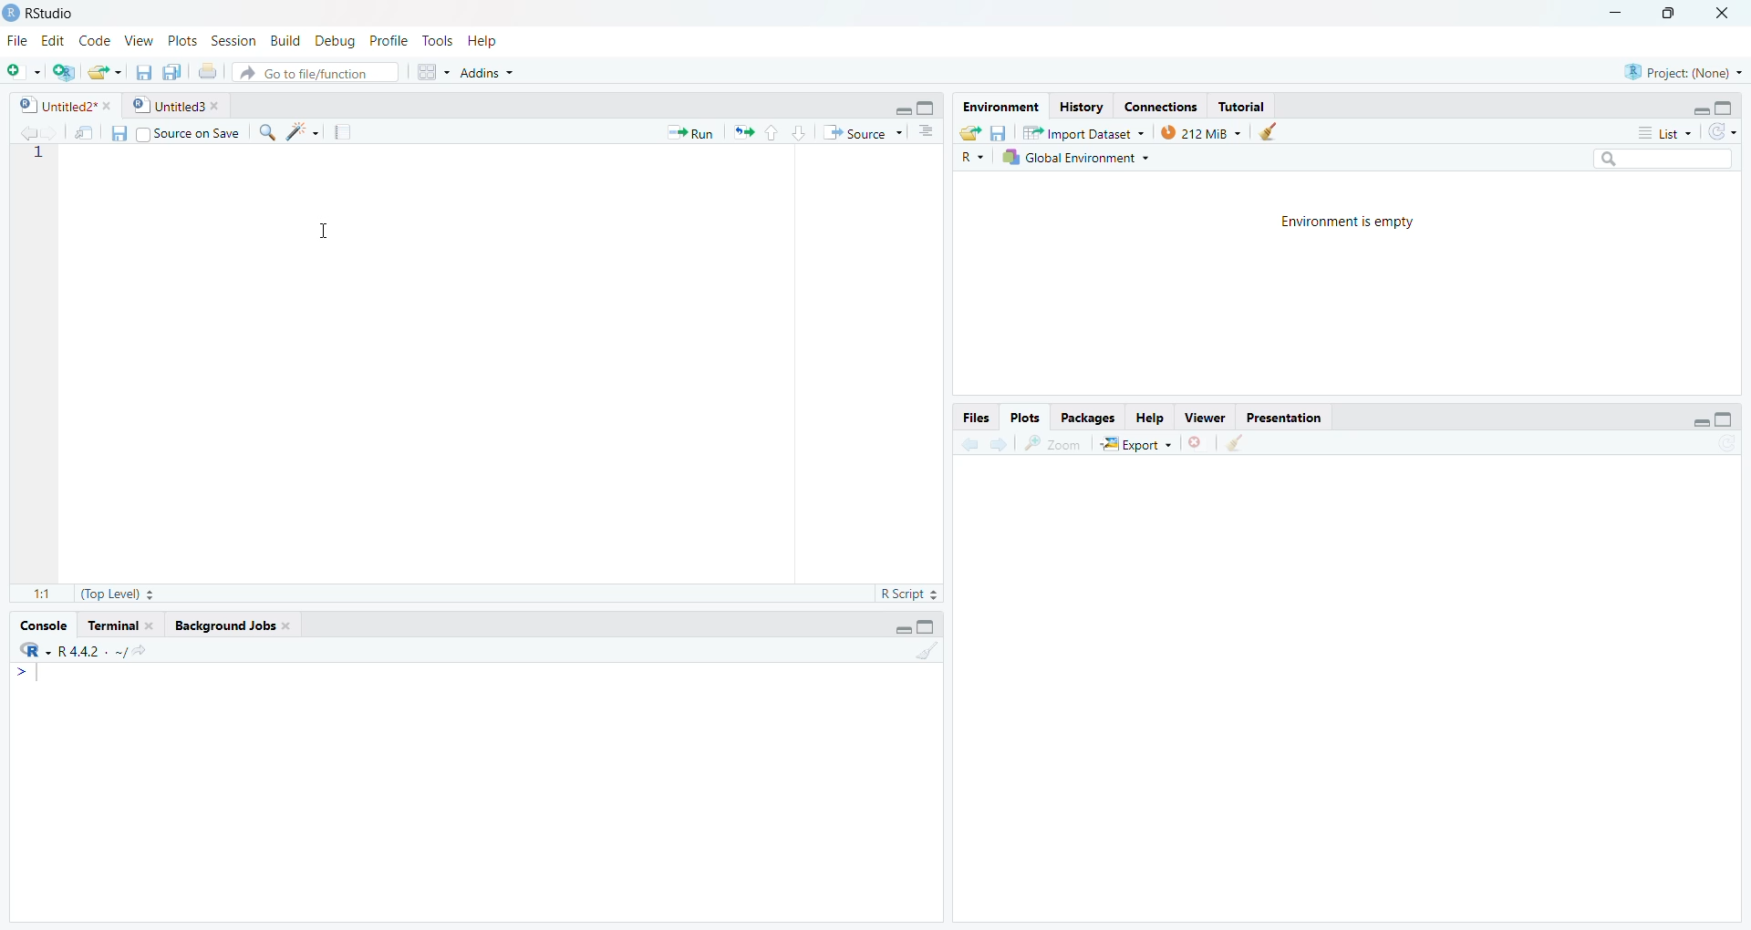 This screenshot has height=930, width=1751. Describe the element at coordinates (211, 73) in the screenshot. I see `print the current file` at that location.